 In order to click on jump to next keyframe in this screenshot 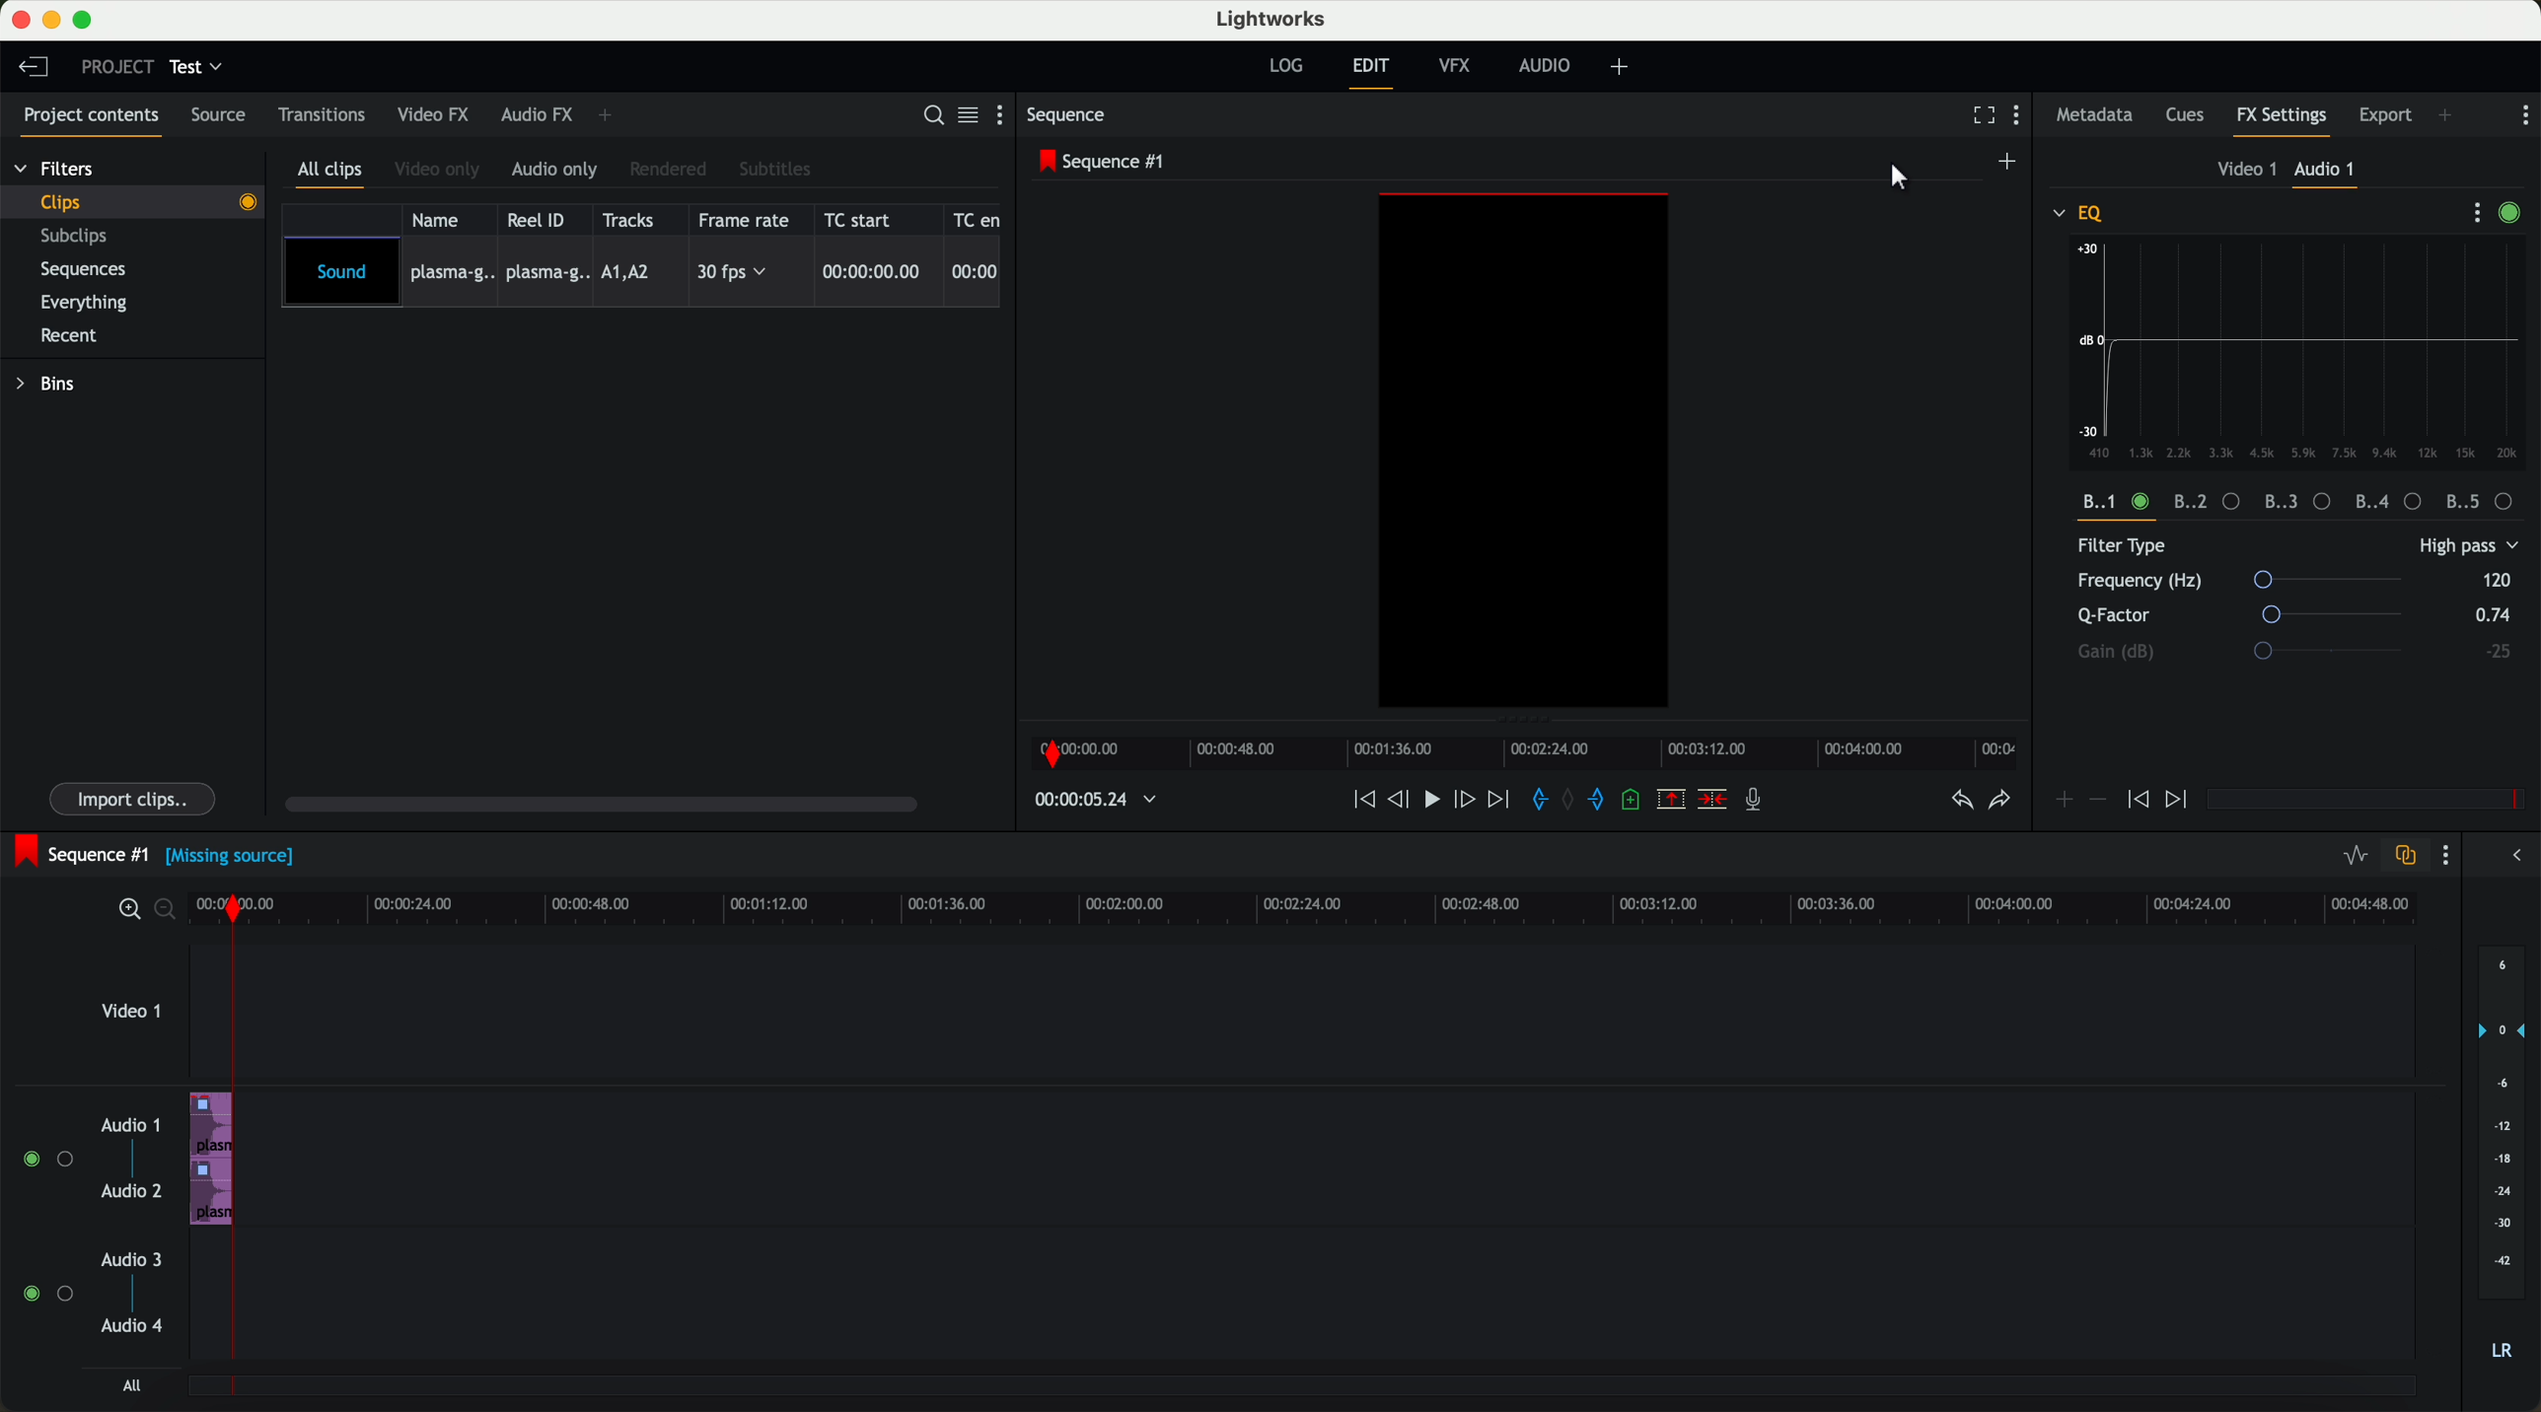, I will do `click(2179, 801)`.